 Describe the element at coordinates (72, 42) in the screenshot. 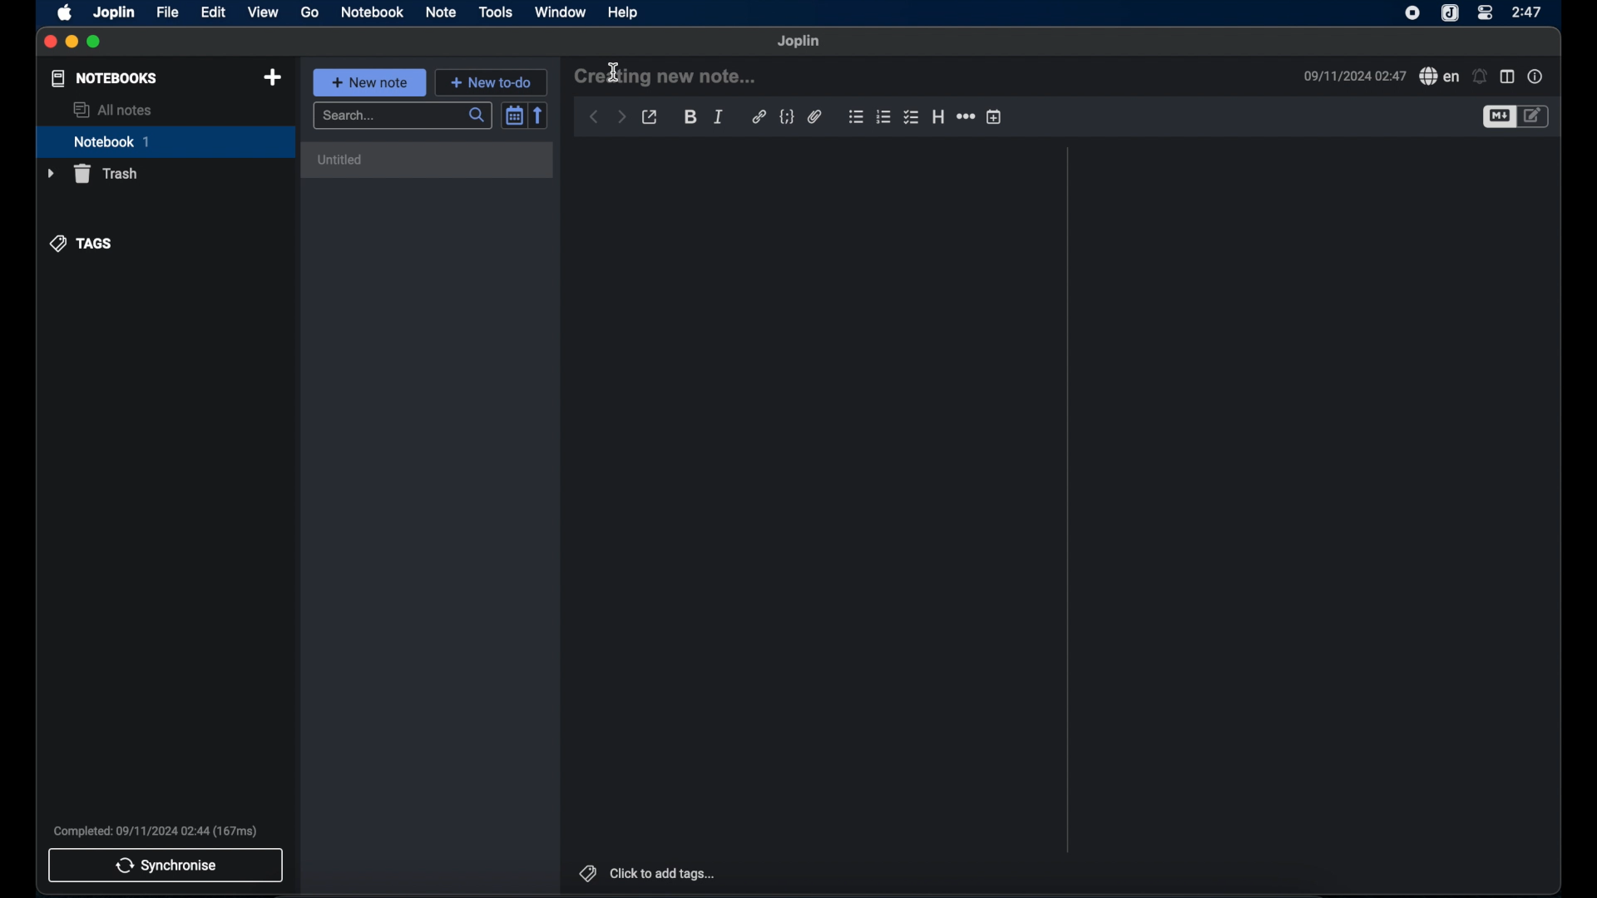

I see `minimize` at that location.